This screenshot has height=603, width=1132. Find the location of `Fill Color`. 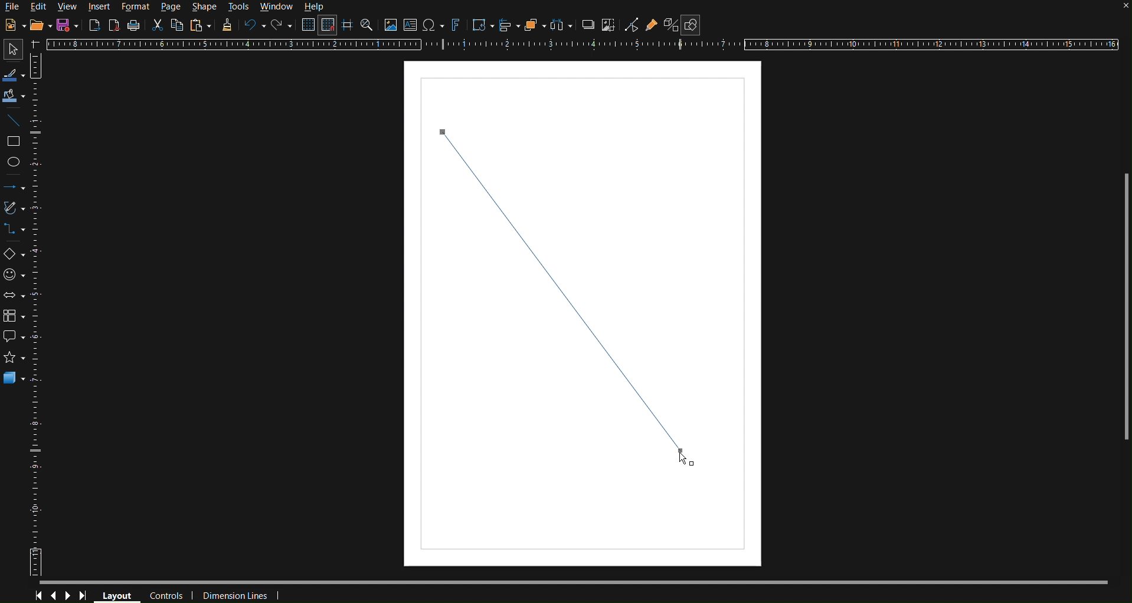

Fill Color is located at coordinates (15, 96).